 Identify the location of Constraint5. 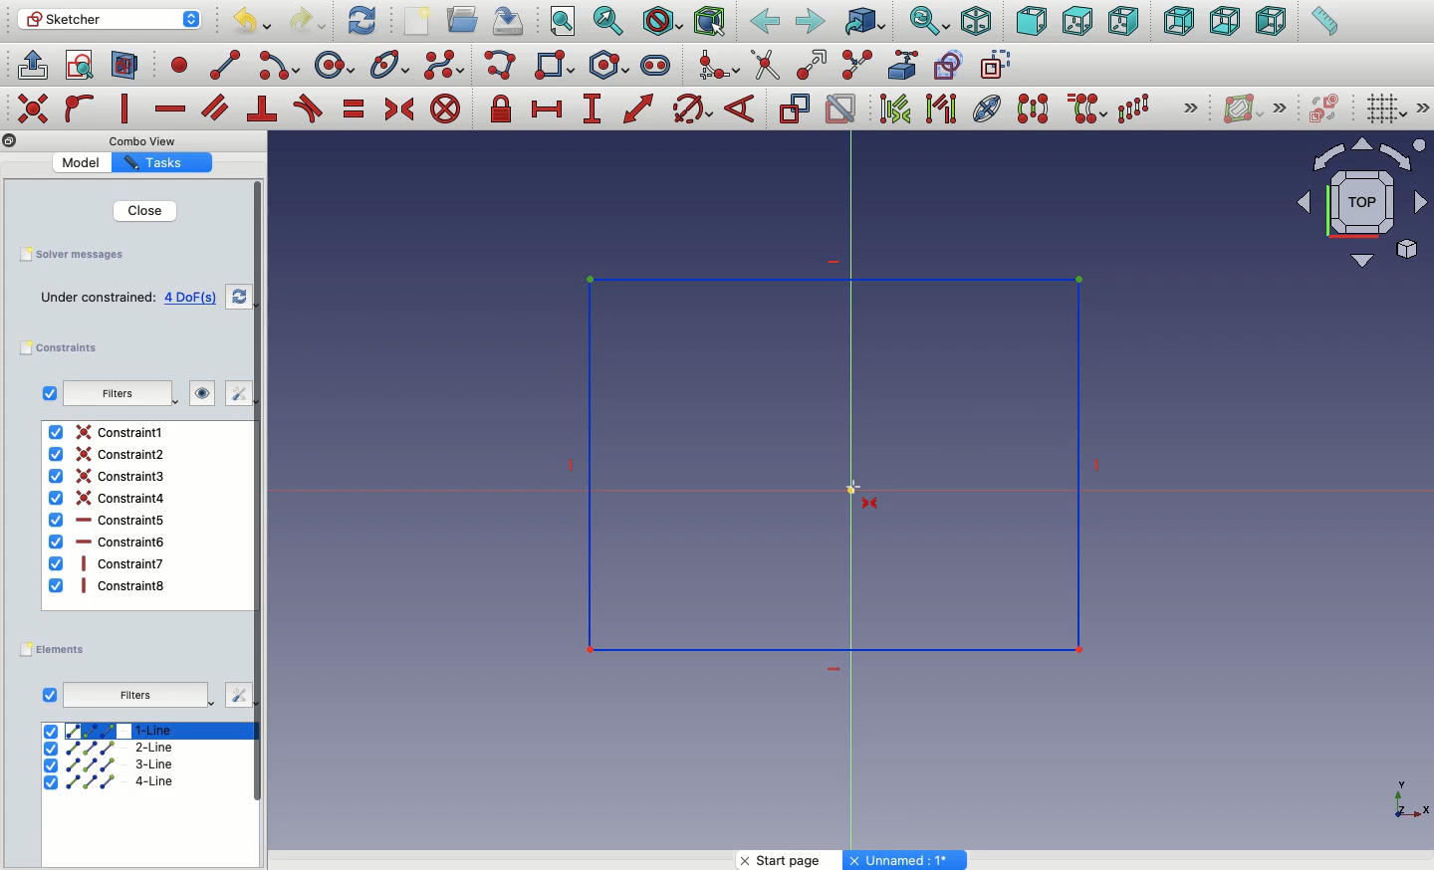
(109, 521).